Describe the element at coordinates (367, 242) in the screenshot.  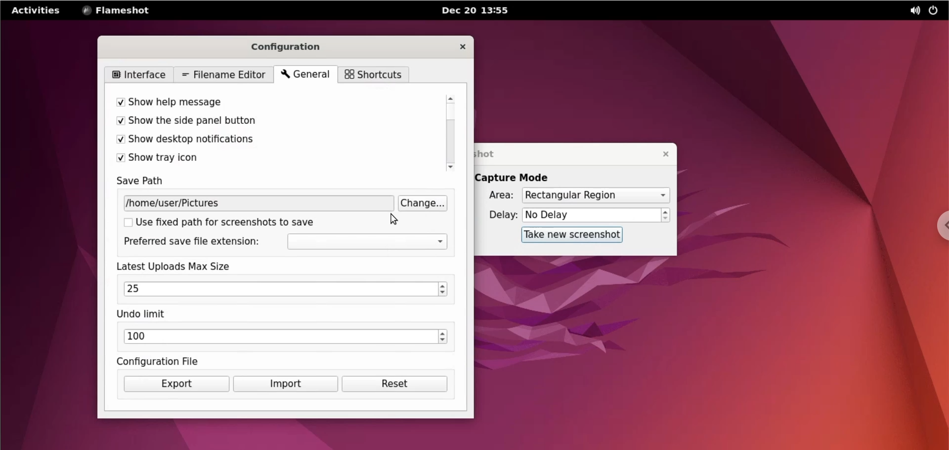
I see `extensions options` at that location.